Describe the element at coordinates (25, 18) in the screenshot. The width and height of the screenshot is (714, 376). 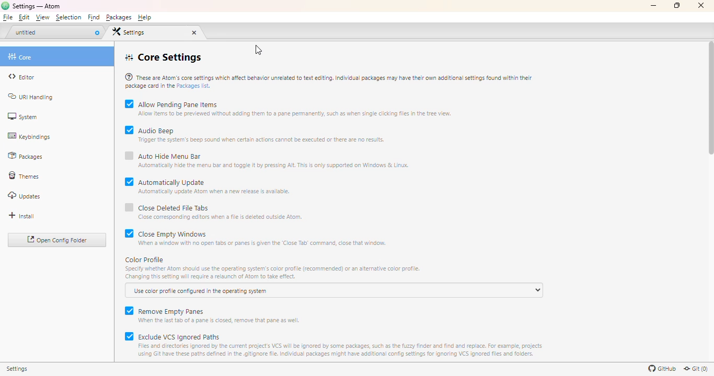
I see `Edit` at that location.